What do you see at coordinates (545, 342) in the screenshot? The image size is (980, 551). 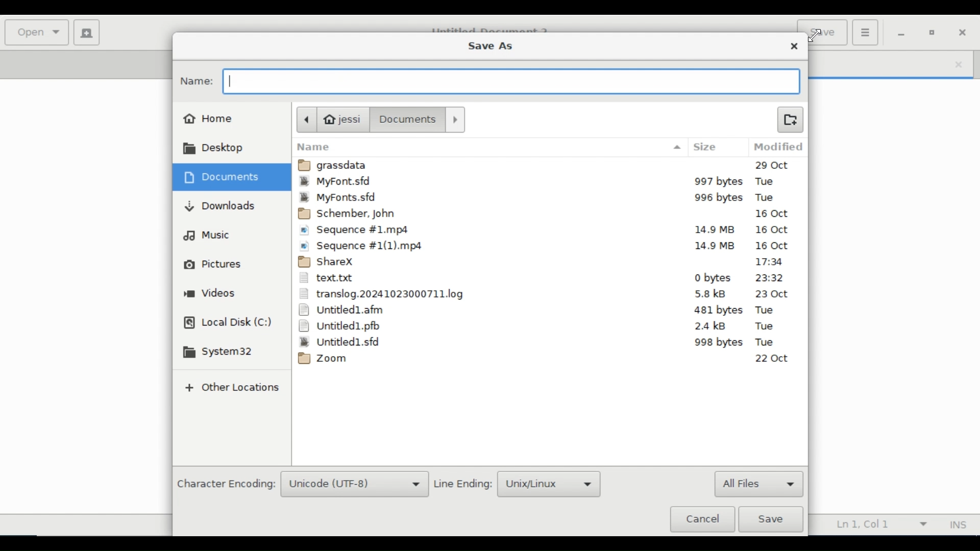 I see `Untitled1.sfd` at bounding box center [545, 342].